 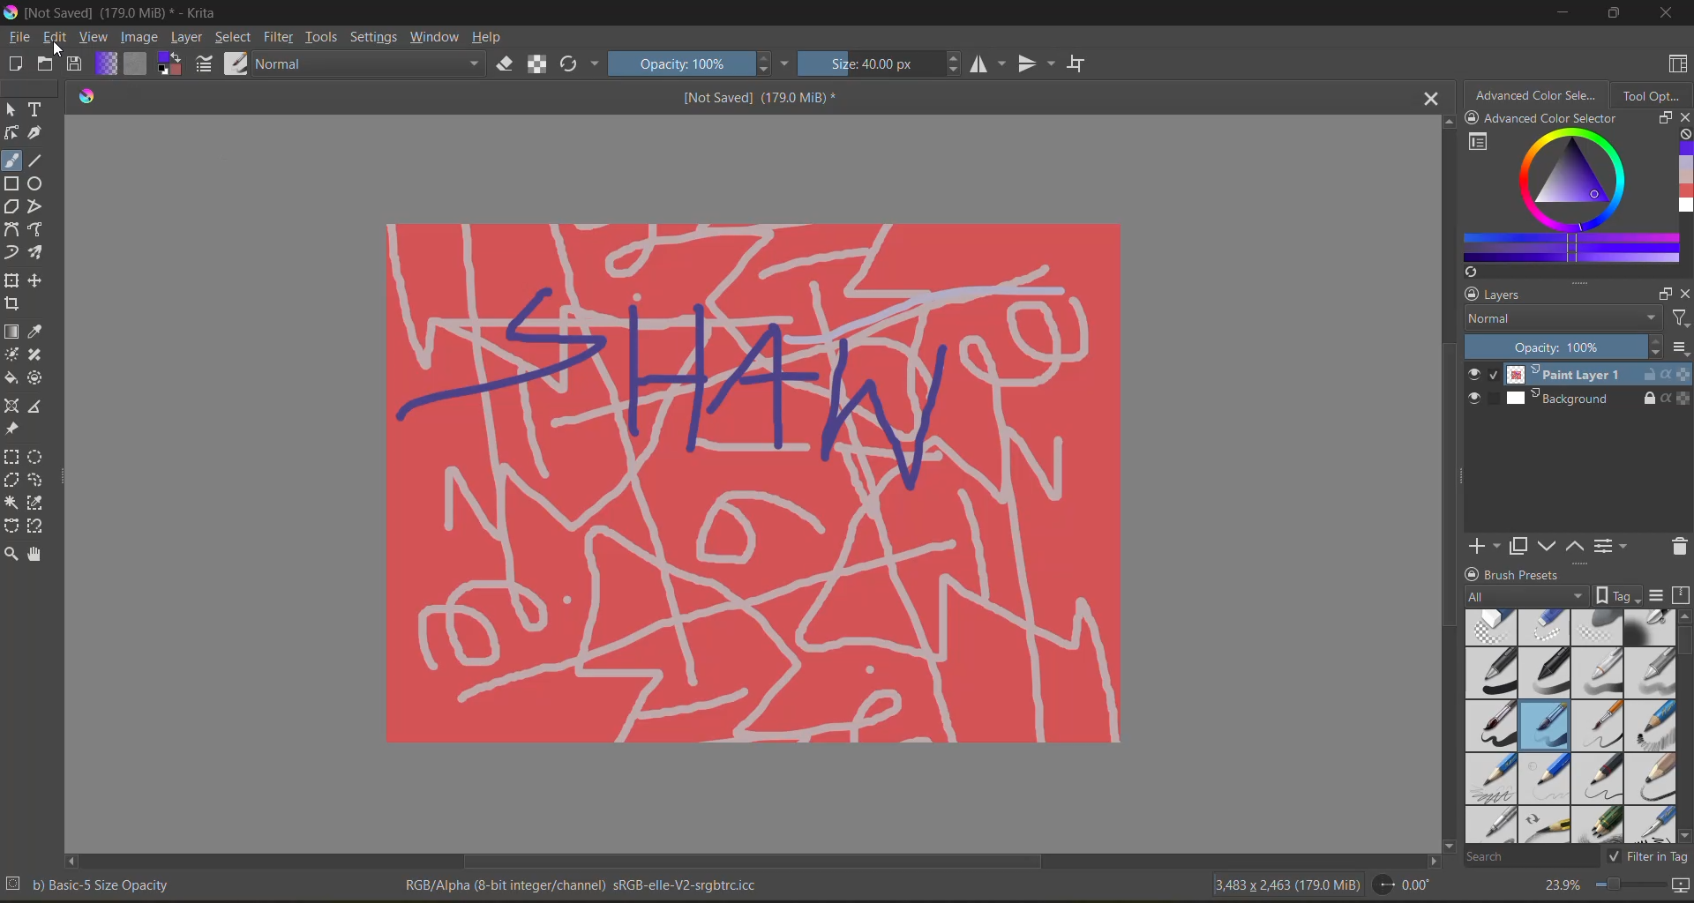 I want to click on set eraser mode, so click(x=506, y=63).